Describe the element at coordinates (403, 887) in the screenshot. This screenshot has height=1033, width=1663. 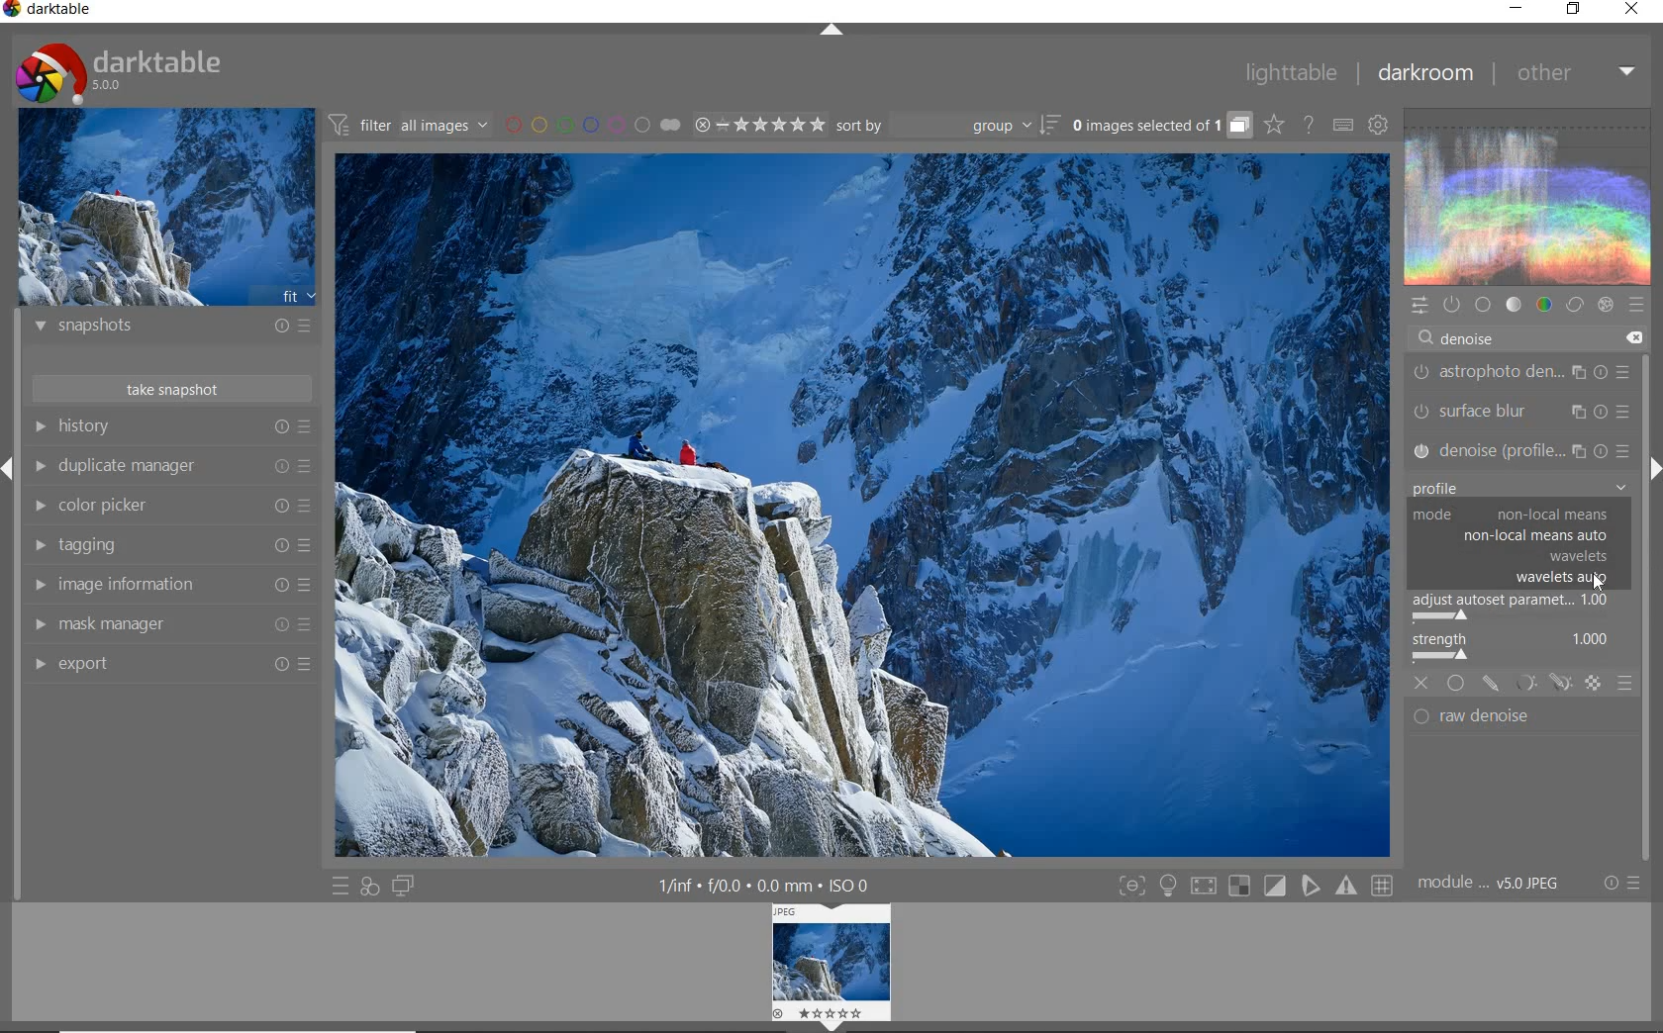
I see `display a second darkroom image window` at that location.